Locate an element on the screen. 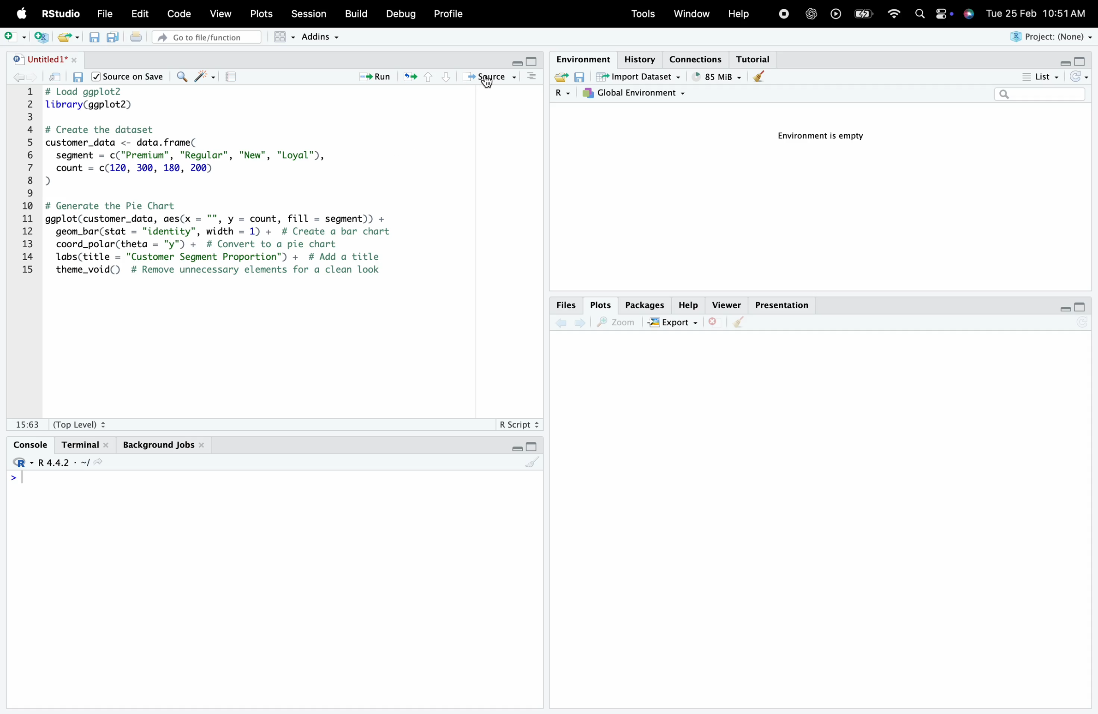 This screenshot has height=714, width=1098. 7}, Global Environment is located at coordinates (637, 93).